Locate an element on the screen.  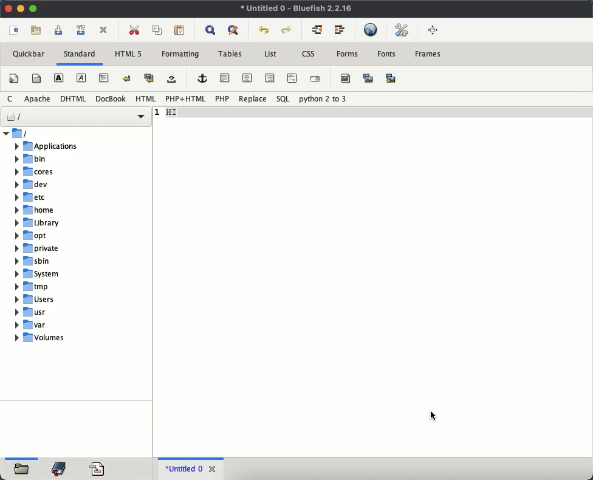
cut is located at coordinates (135, 30).